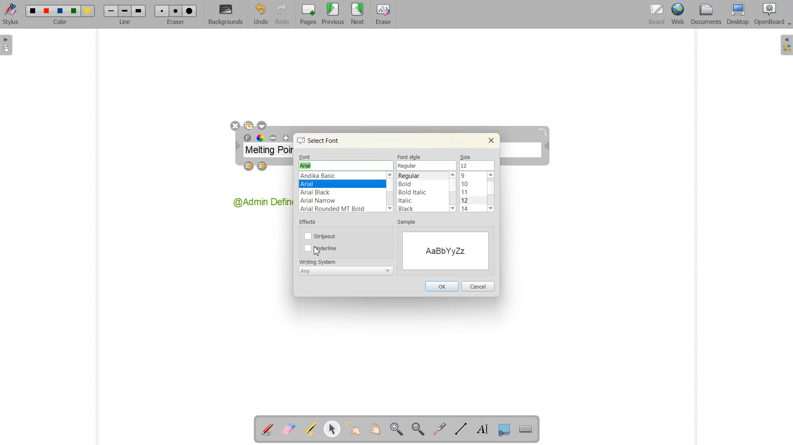 This screenshot has height=445, width=793. I want to click on Pages, so click(307, 14).